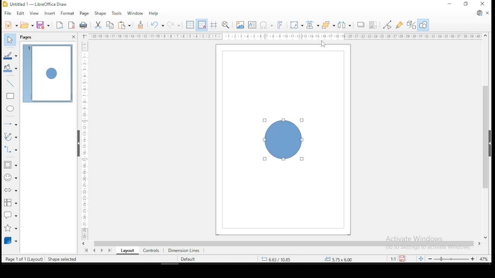 The width and height of the screenshot is (495, 278). Describe the element at coordinates (188, 259) in the screenshot. I see `default` at that location.